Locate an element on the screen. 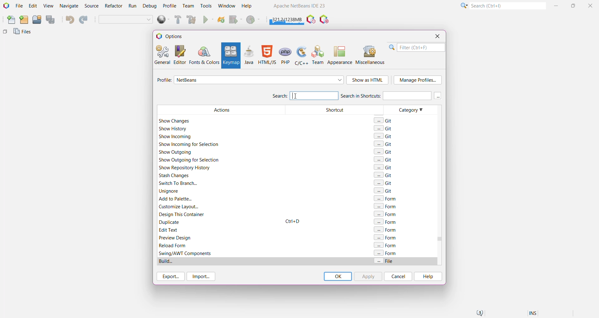 This screenshot has width=599, height=318. Debug  is located at coordinates (149, 6).